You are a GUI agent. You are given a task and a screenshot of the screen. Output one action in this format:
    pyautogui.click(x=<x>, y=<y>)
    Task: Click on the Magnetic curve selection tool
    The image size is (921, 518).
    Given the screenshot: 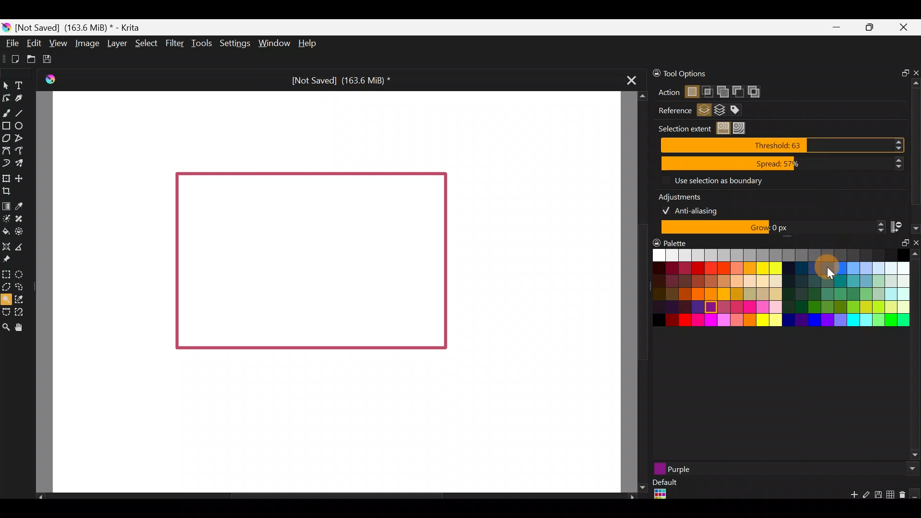 What is the action you would take?
    pyautogui.click(x=21, y=310)
    